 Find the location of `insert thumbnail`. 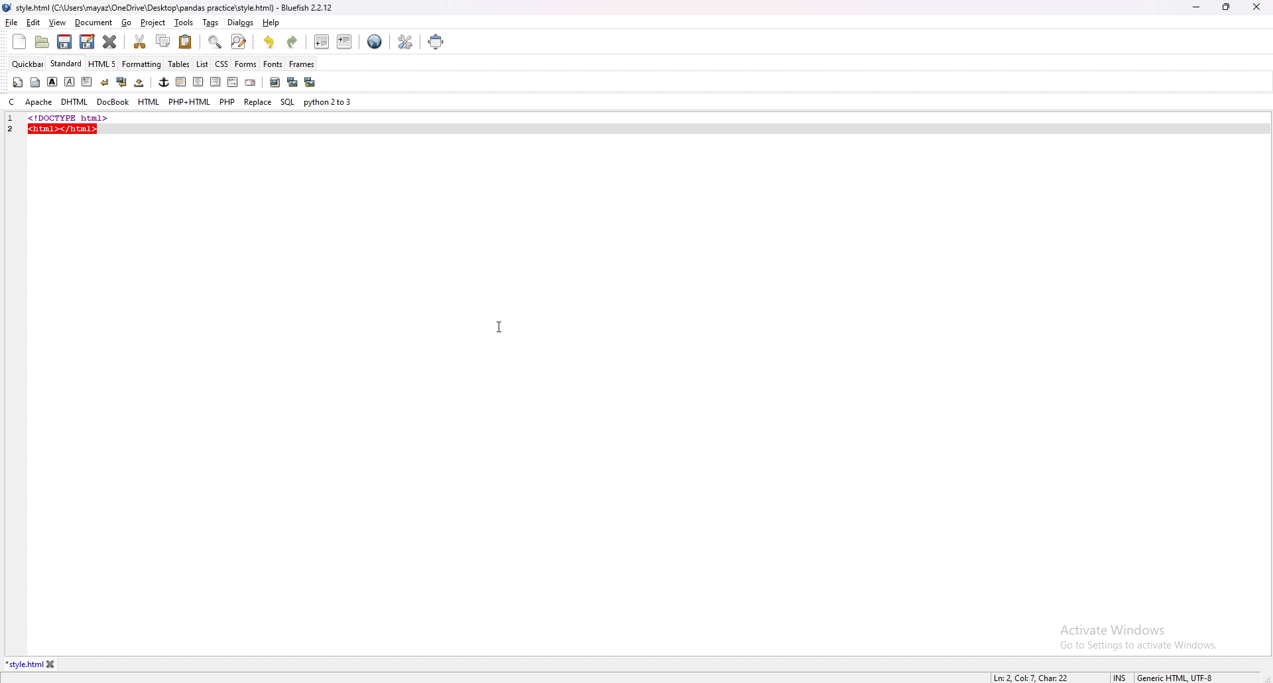

insert thumbnail is located at coordinates (292, 82).